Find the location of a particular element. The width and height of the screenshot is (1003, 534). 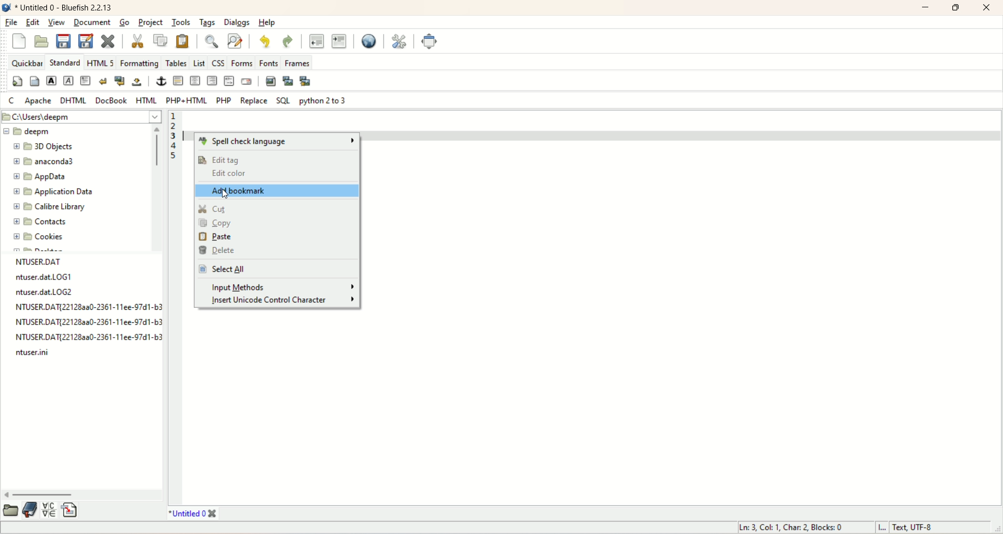

insert file is located at coordinates (72, 509).